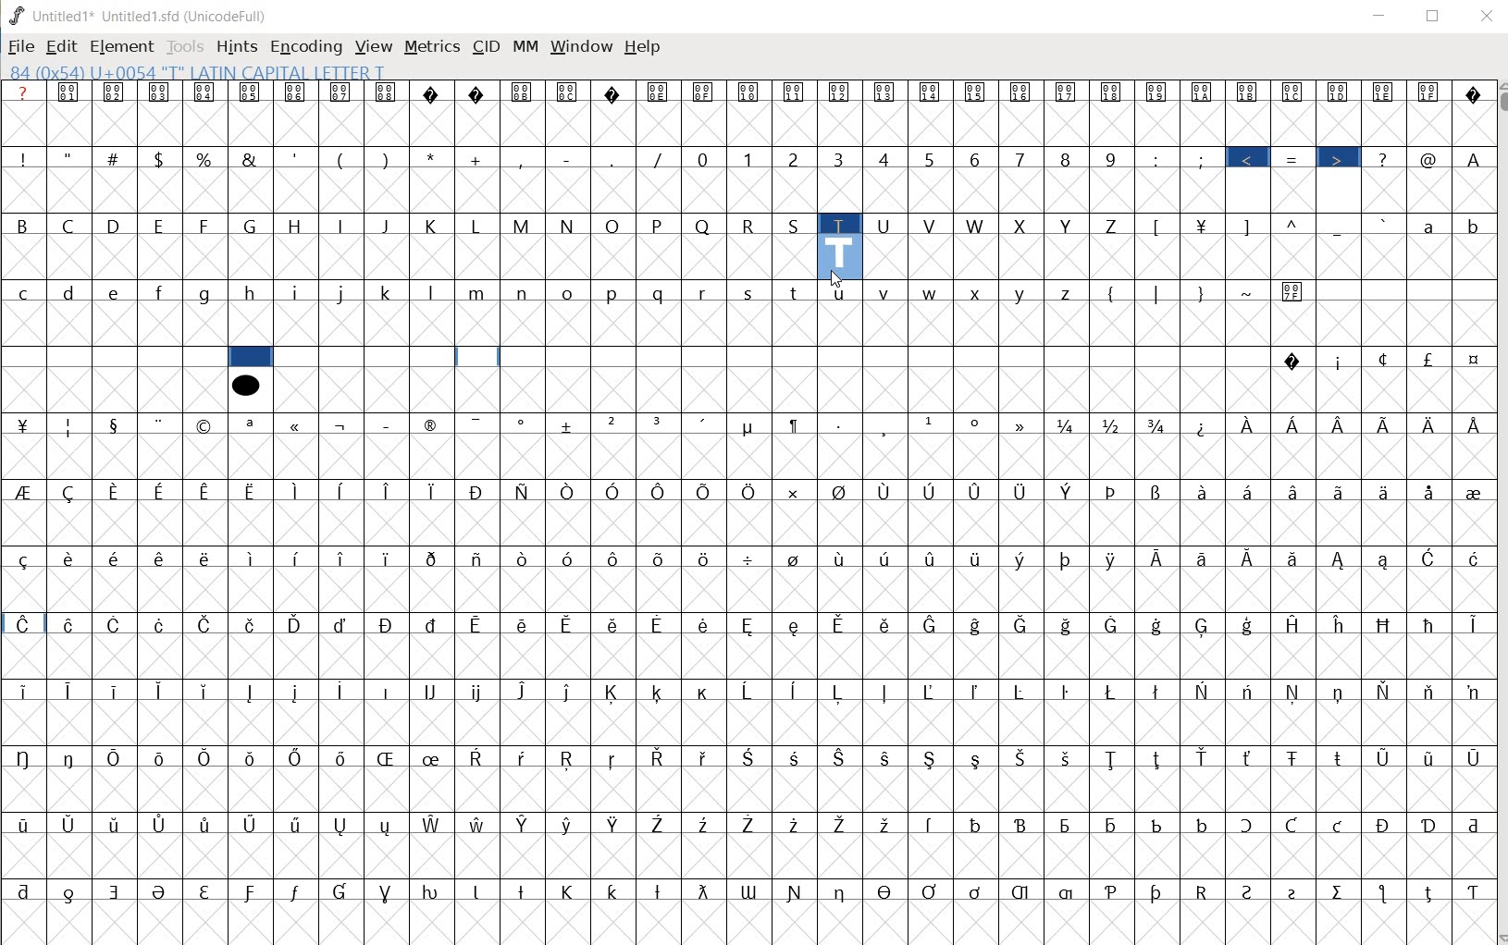 Image resolution: width=1508 pixels, height=945 pixels. What do you see at coordinates (1339, 361) in the screenshot?
I see `Symbol` at bounding box center [1339, 361].